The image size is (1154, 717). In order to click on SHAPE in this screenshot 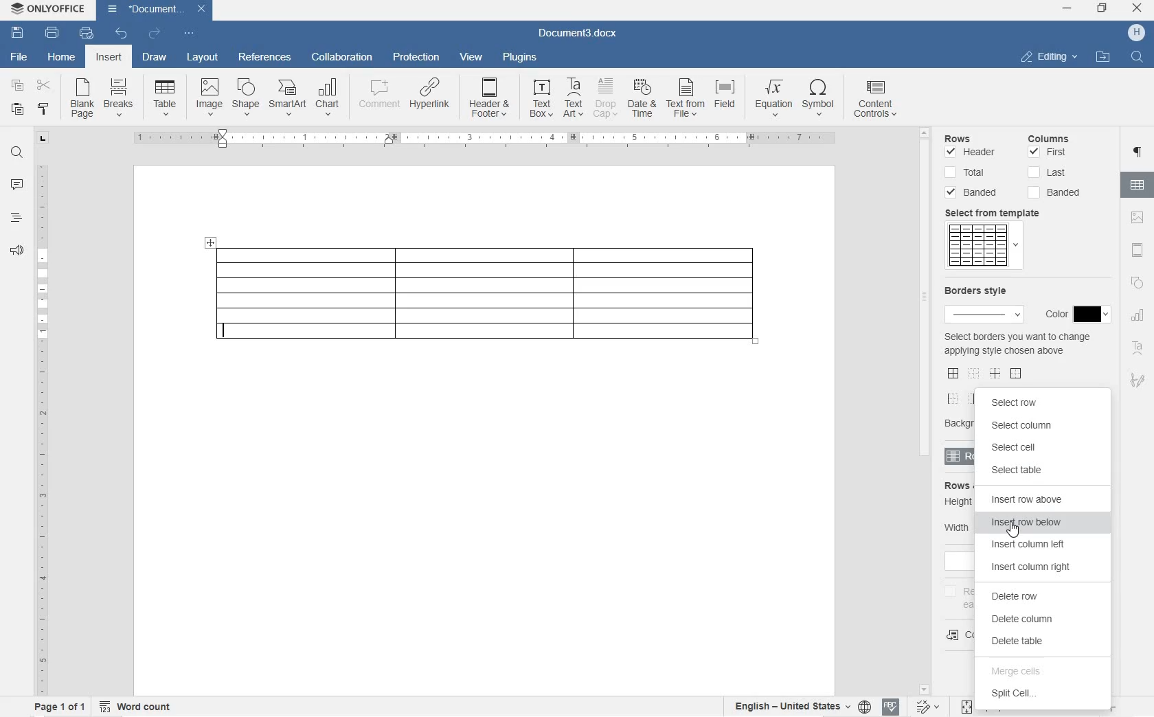, I will do `click(1138, 282)`.